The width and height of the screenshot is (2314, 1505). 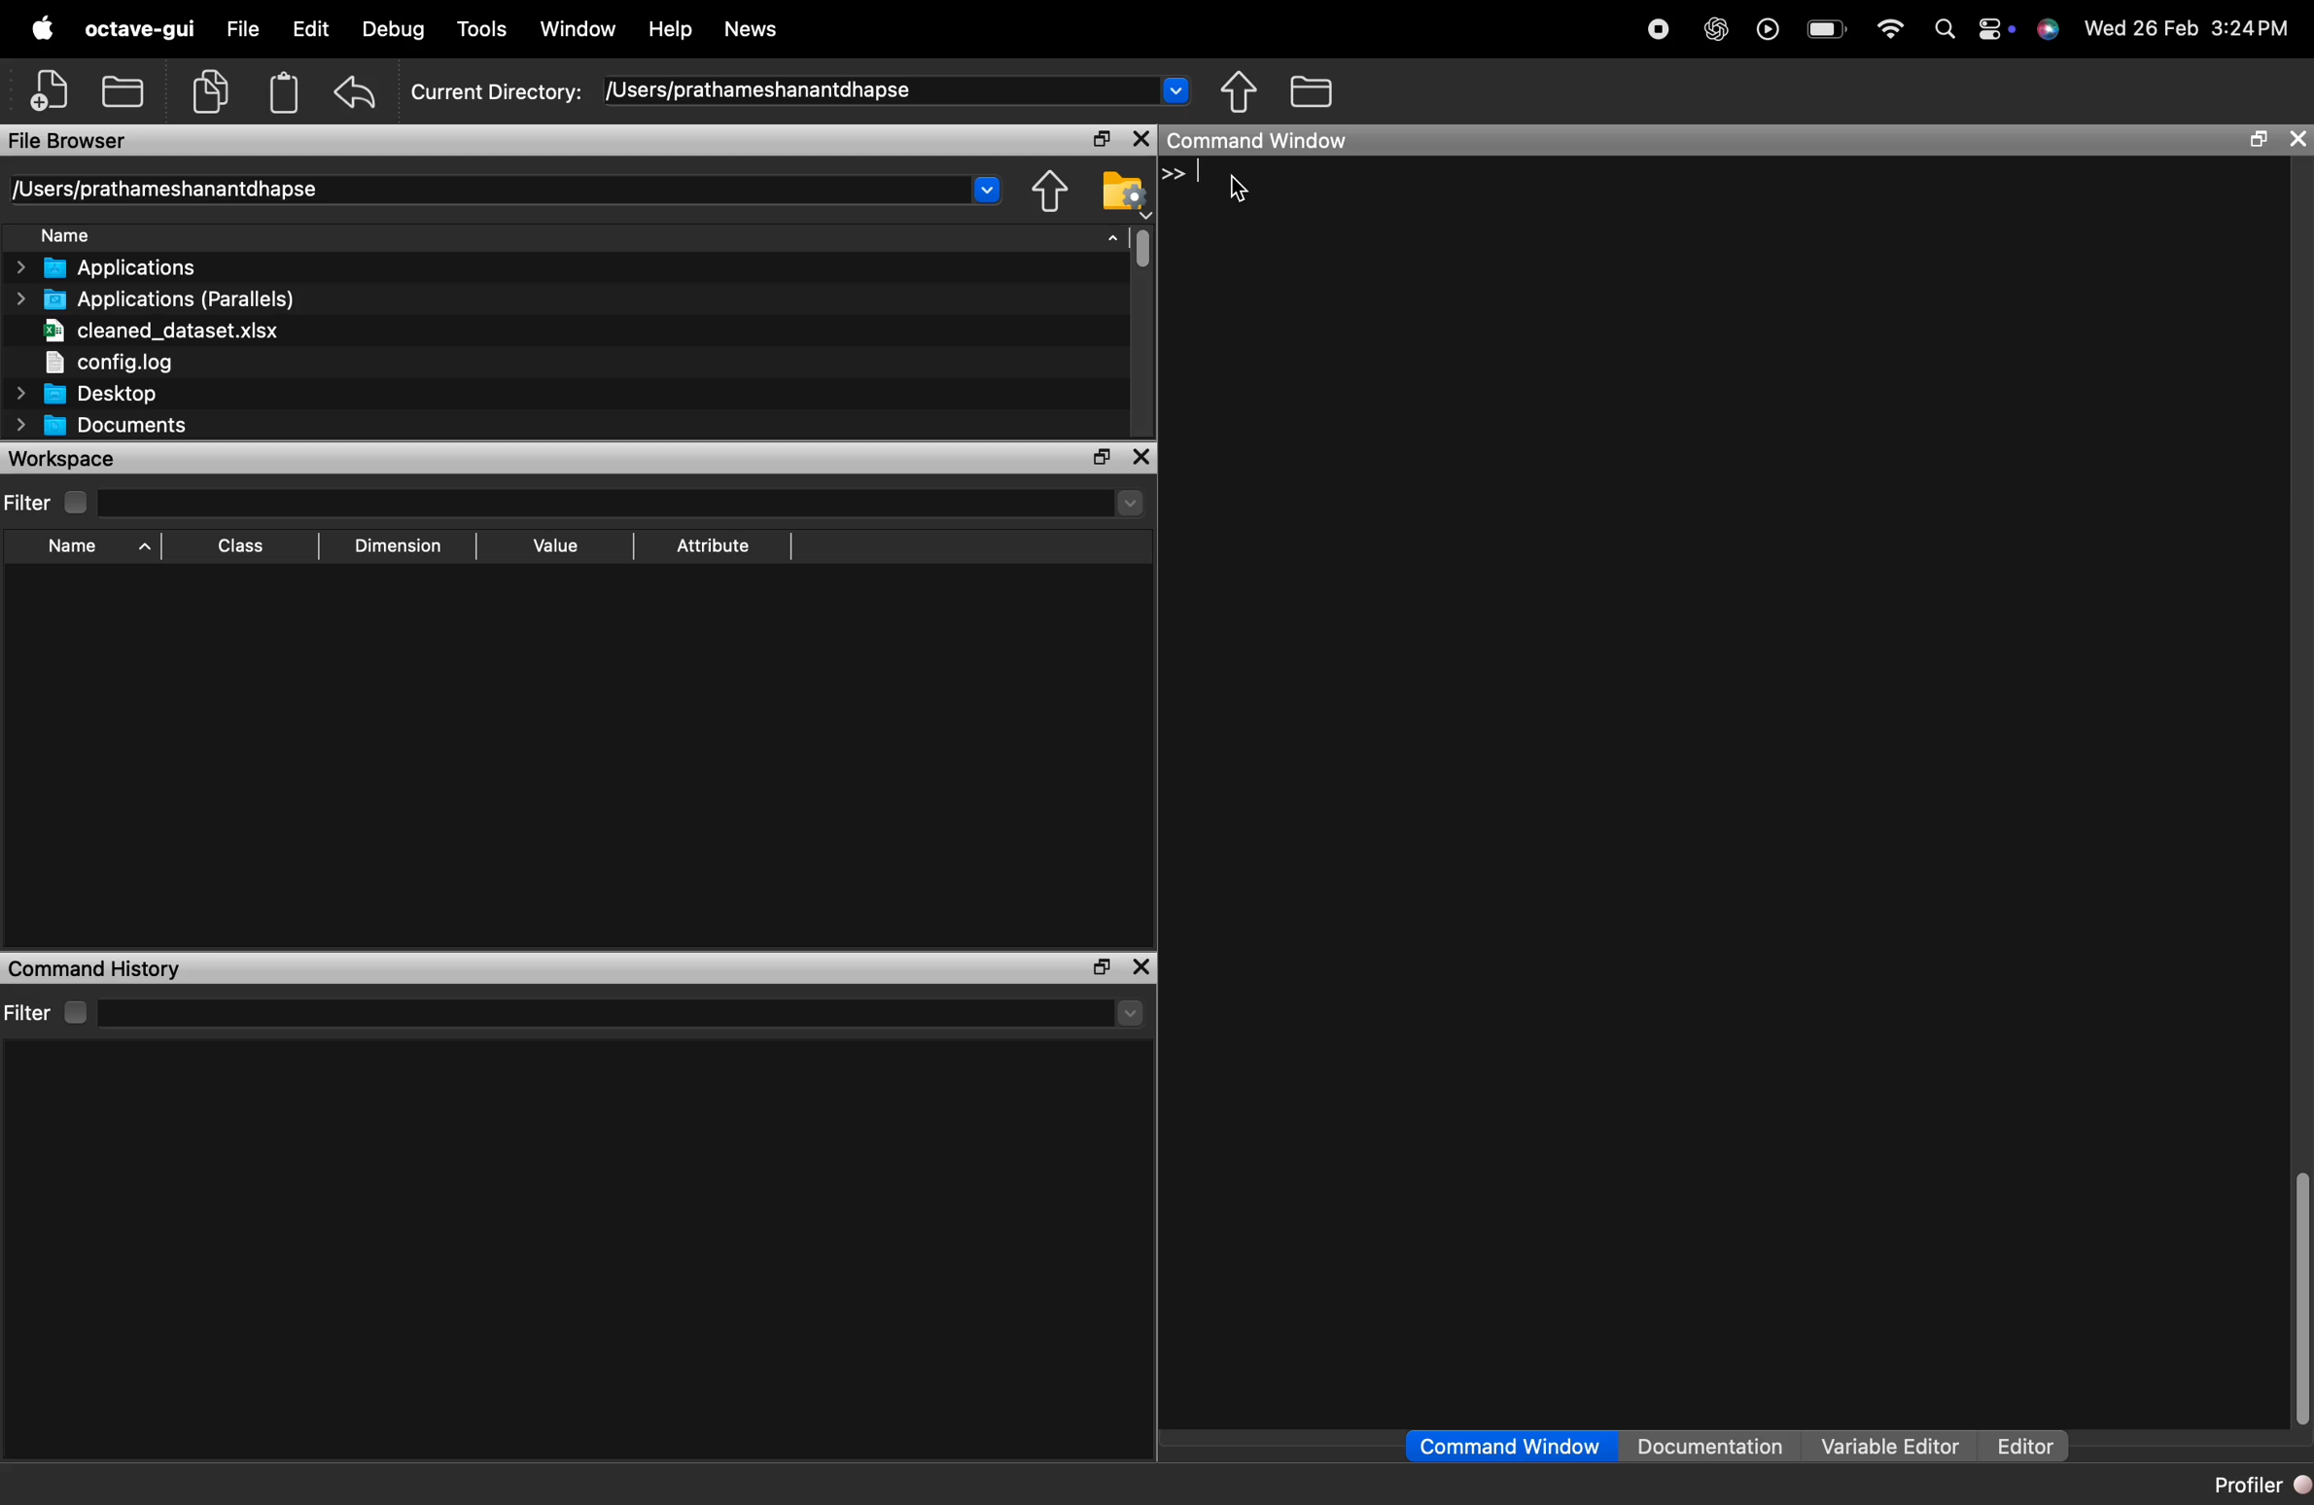 I want to click on config.log, so click(x=156, y=360).